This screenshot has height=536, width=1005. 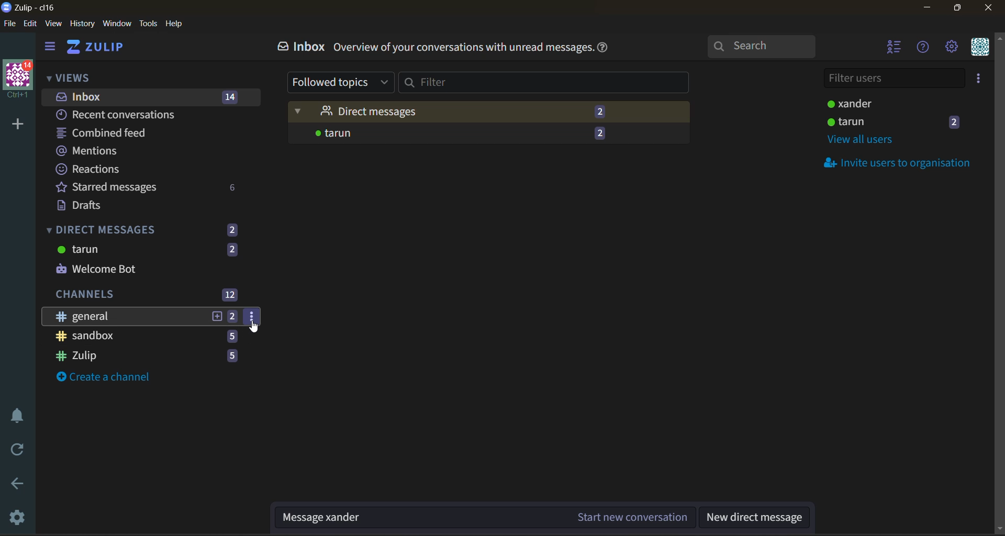 I want to click on file, so click(x=10, y=24).